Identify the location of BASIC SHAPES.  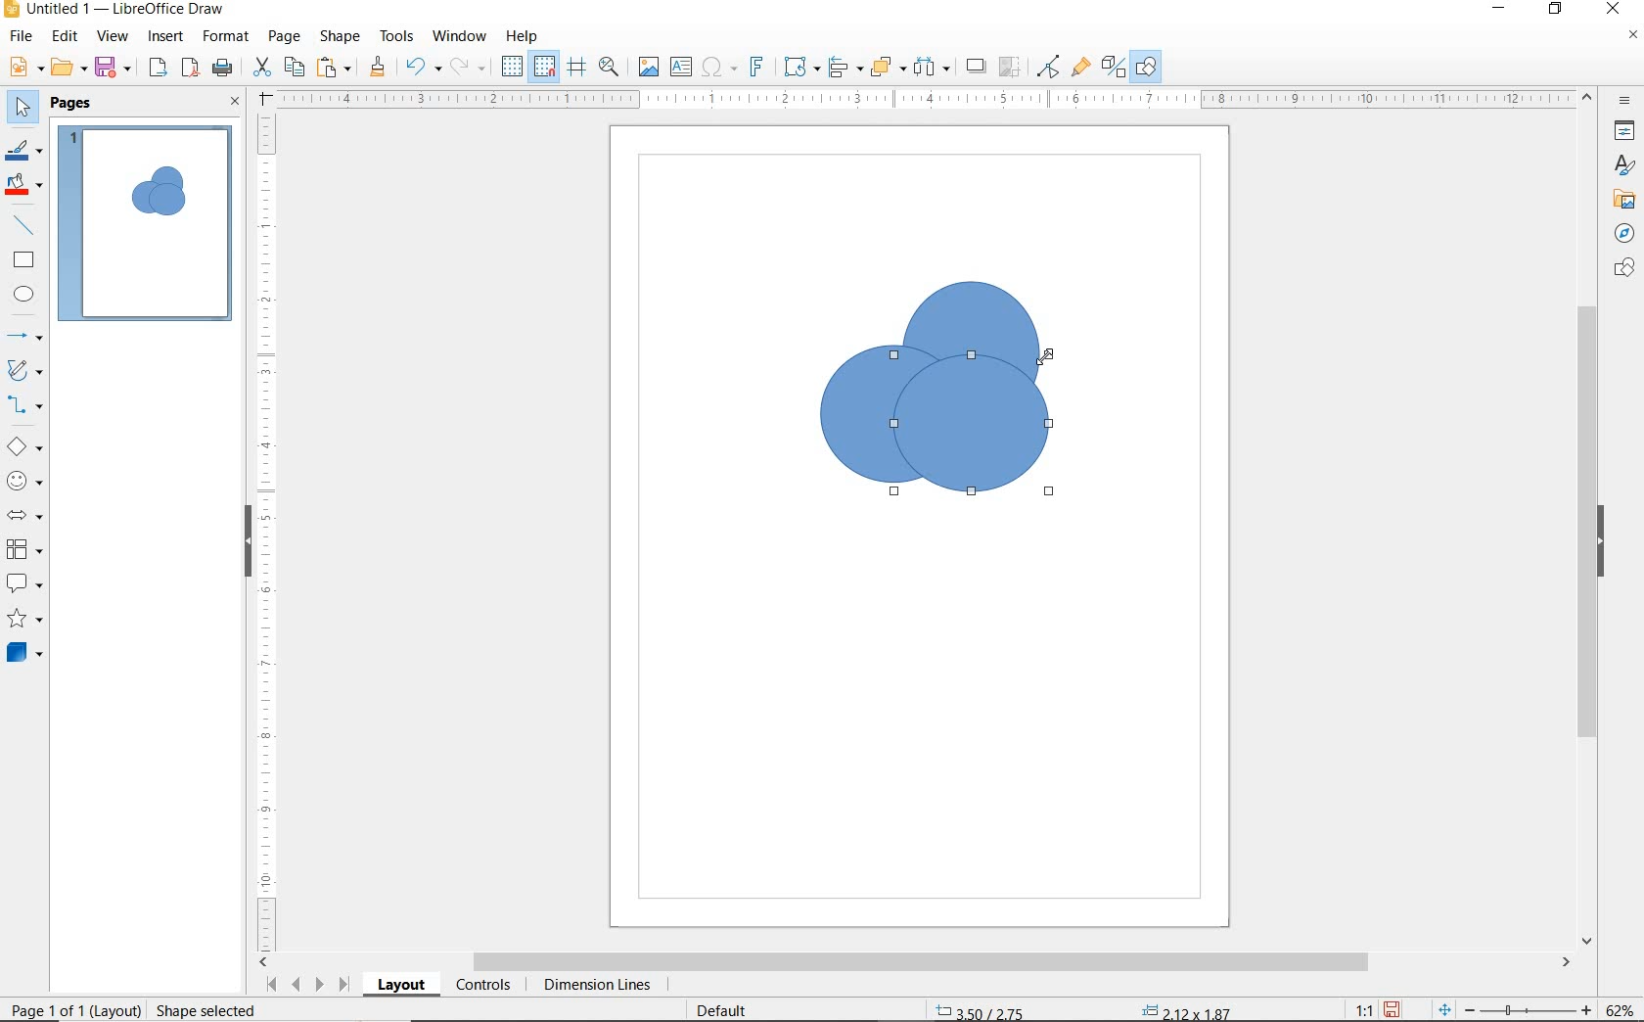
(25, 449).